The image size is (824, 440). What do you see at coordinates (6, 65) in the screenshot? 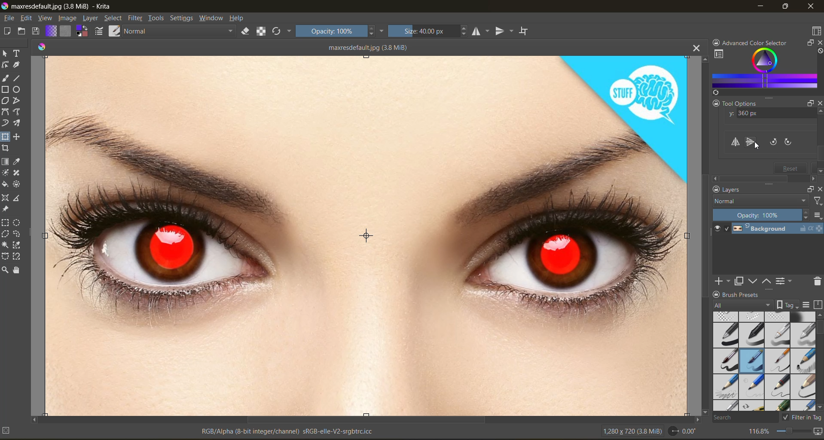
I see `tool` at bounding box center [6, 65].